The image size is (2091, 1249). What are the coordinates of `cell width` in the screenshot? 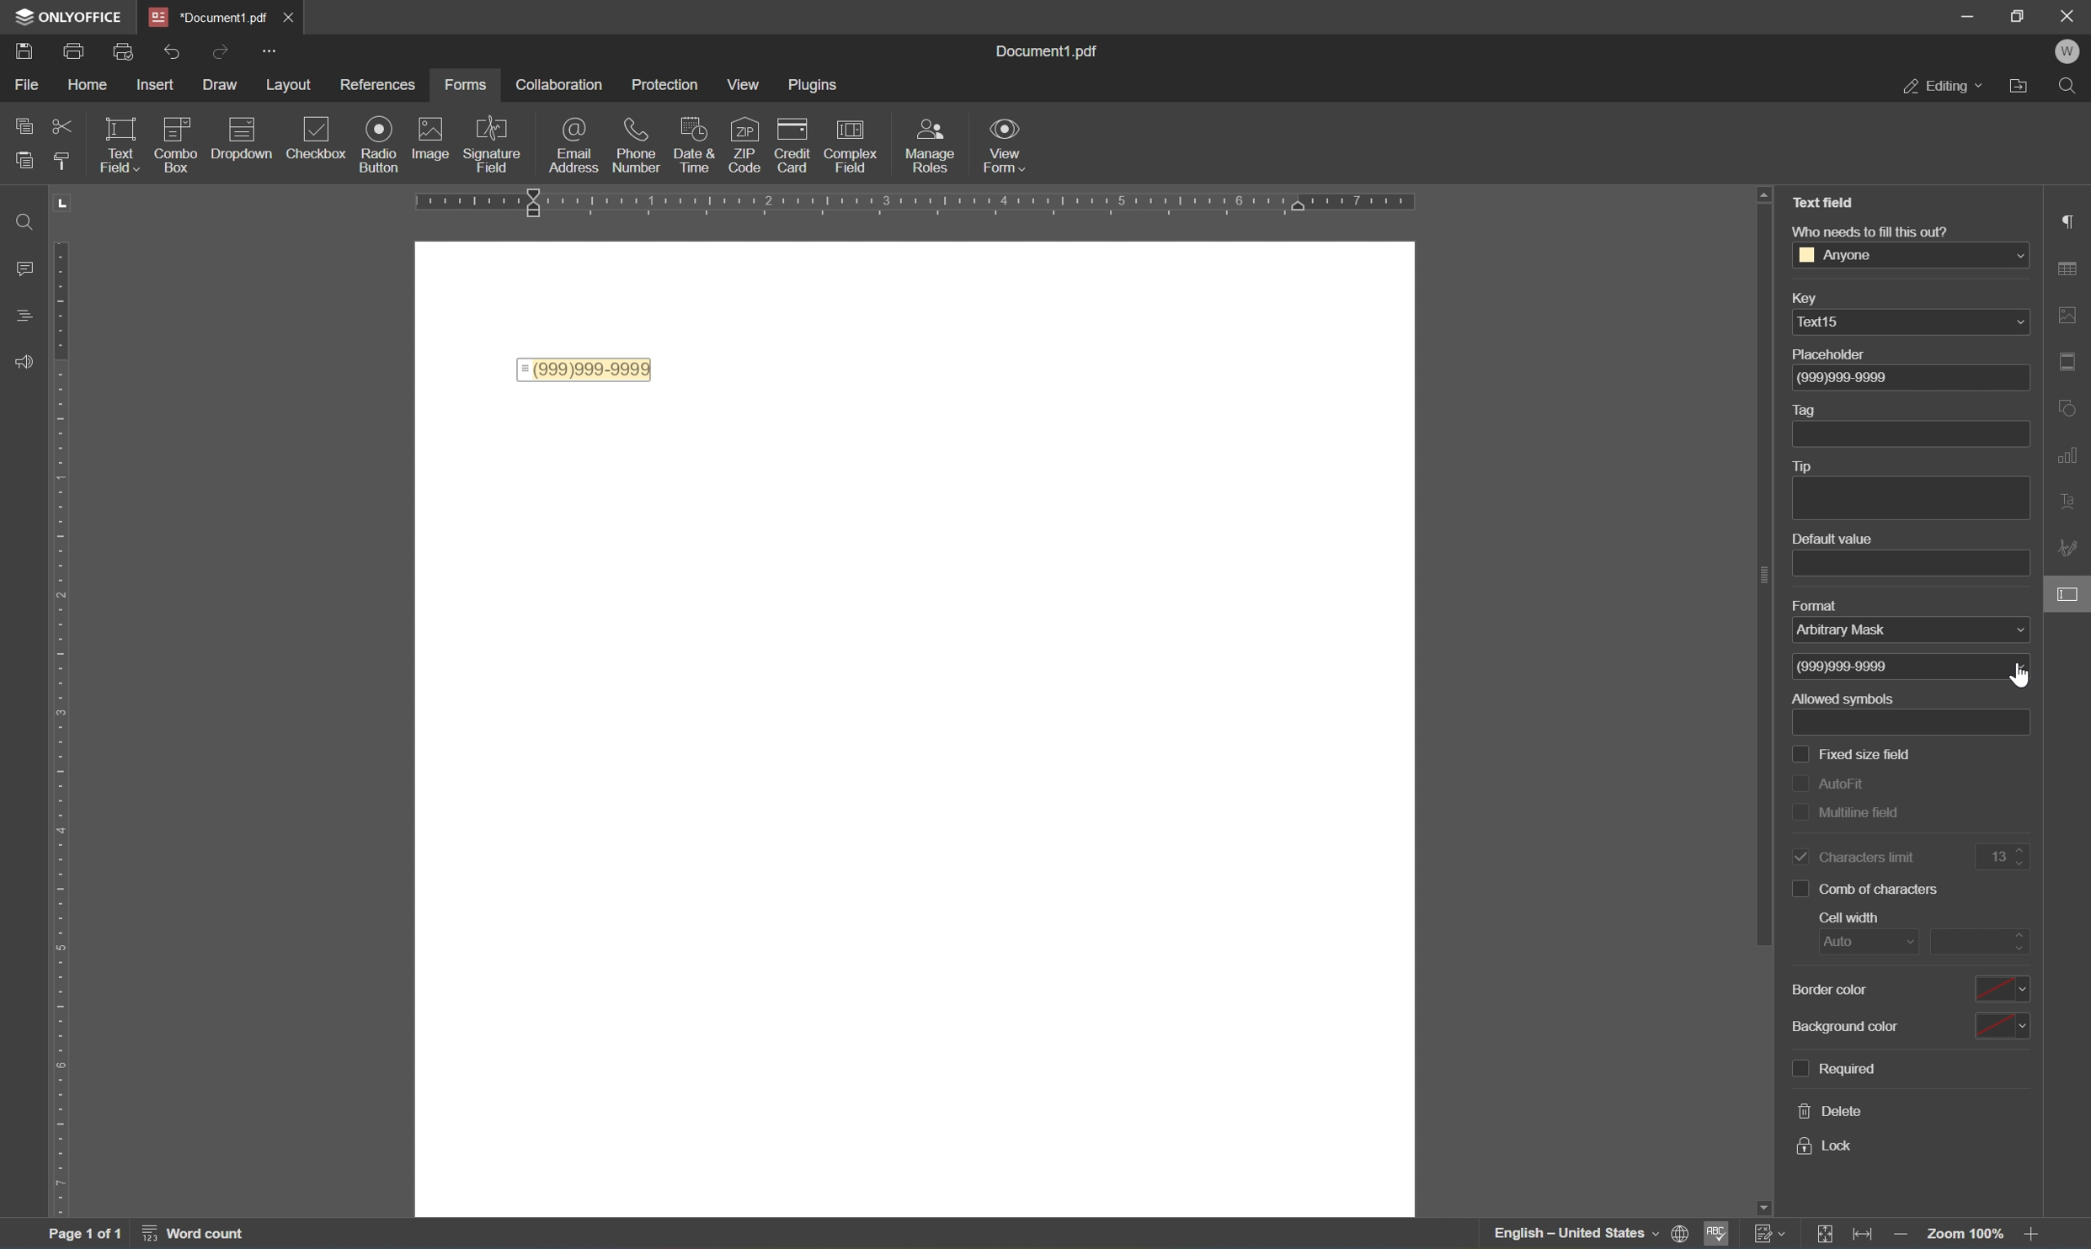 It's located at (1844, 919).